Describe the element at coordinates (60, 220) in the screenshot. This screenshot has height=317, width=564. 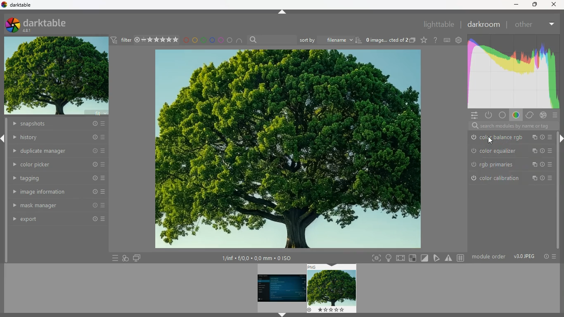
I see `export` at that location.